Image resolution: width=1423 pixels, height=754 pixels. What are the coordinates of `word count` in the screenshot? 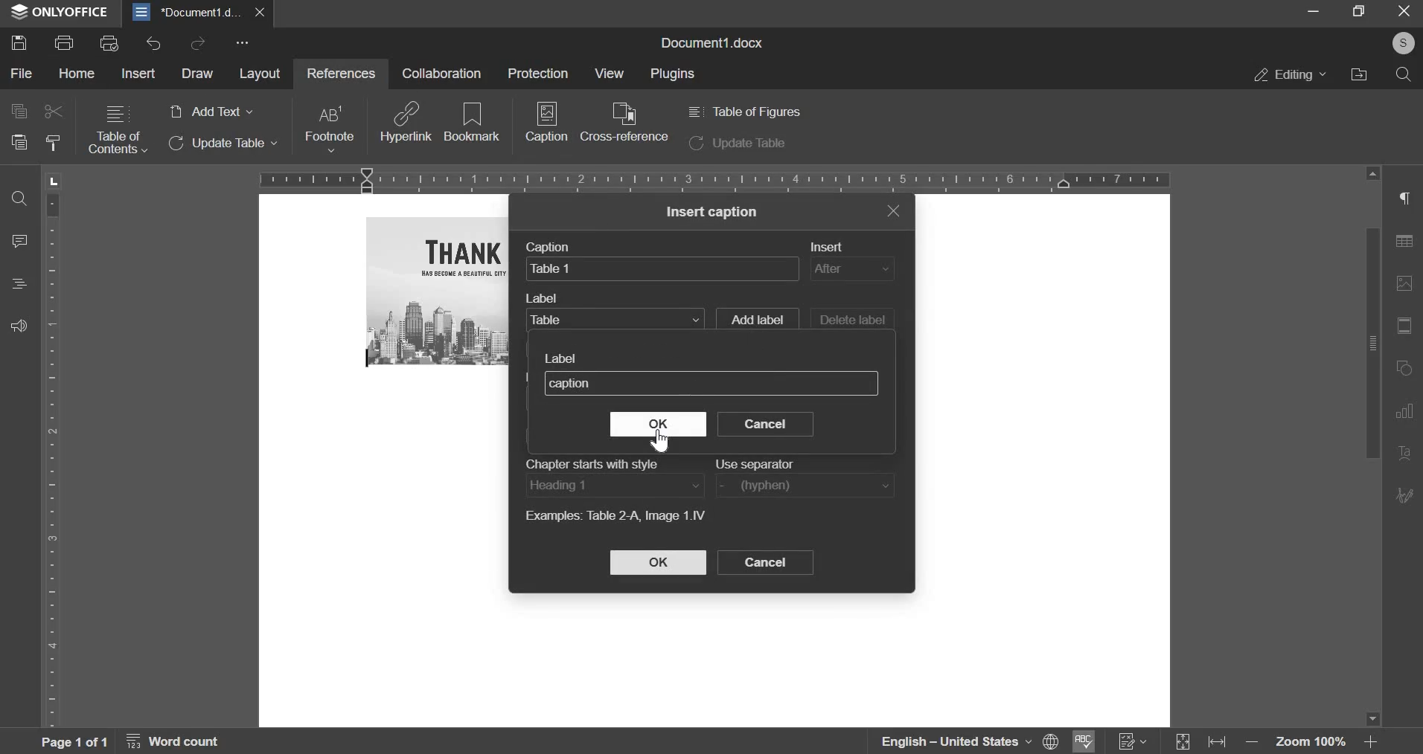 It's located at (182, 744).